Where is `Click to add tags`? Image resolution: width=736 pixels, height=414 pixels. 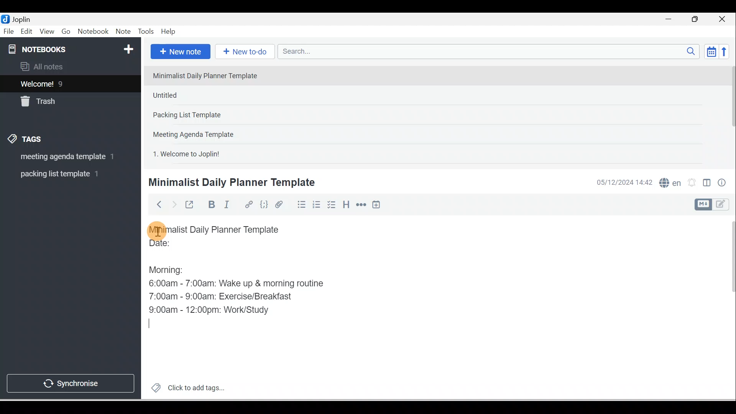 Click to add tags is located at coordinates (185, 387).